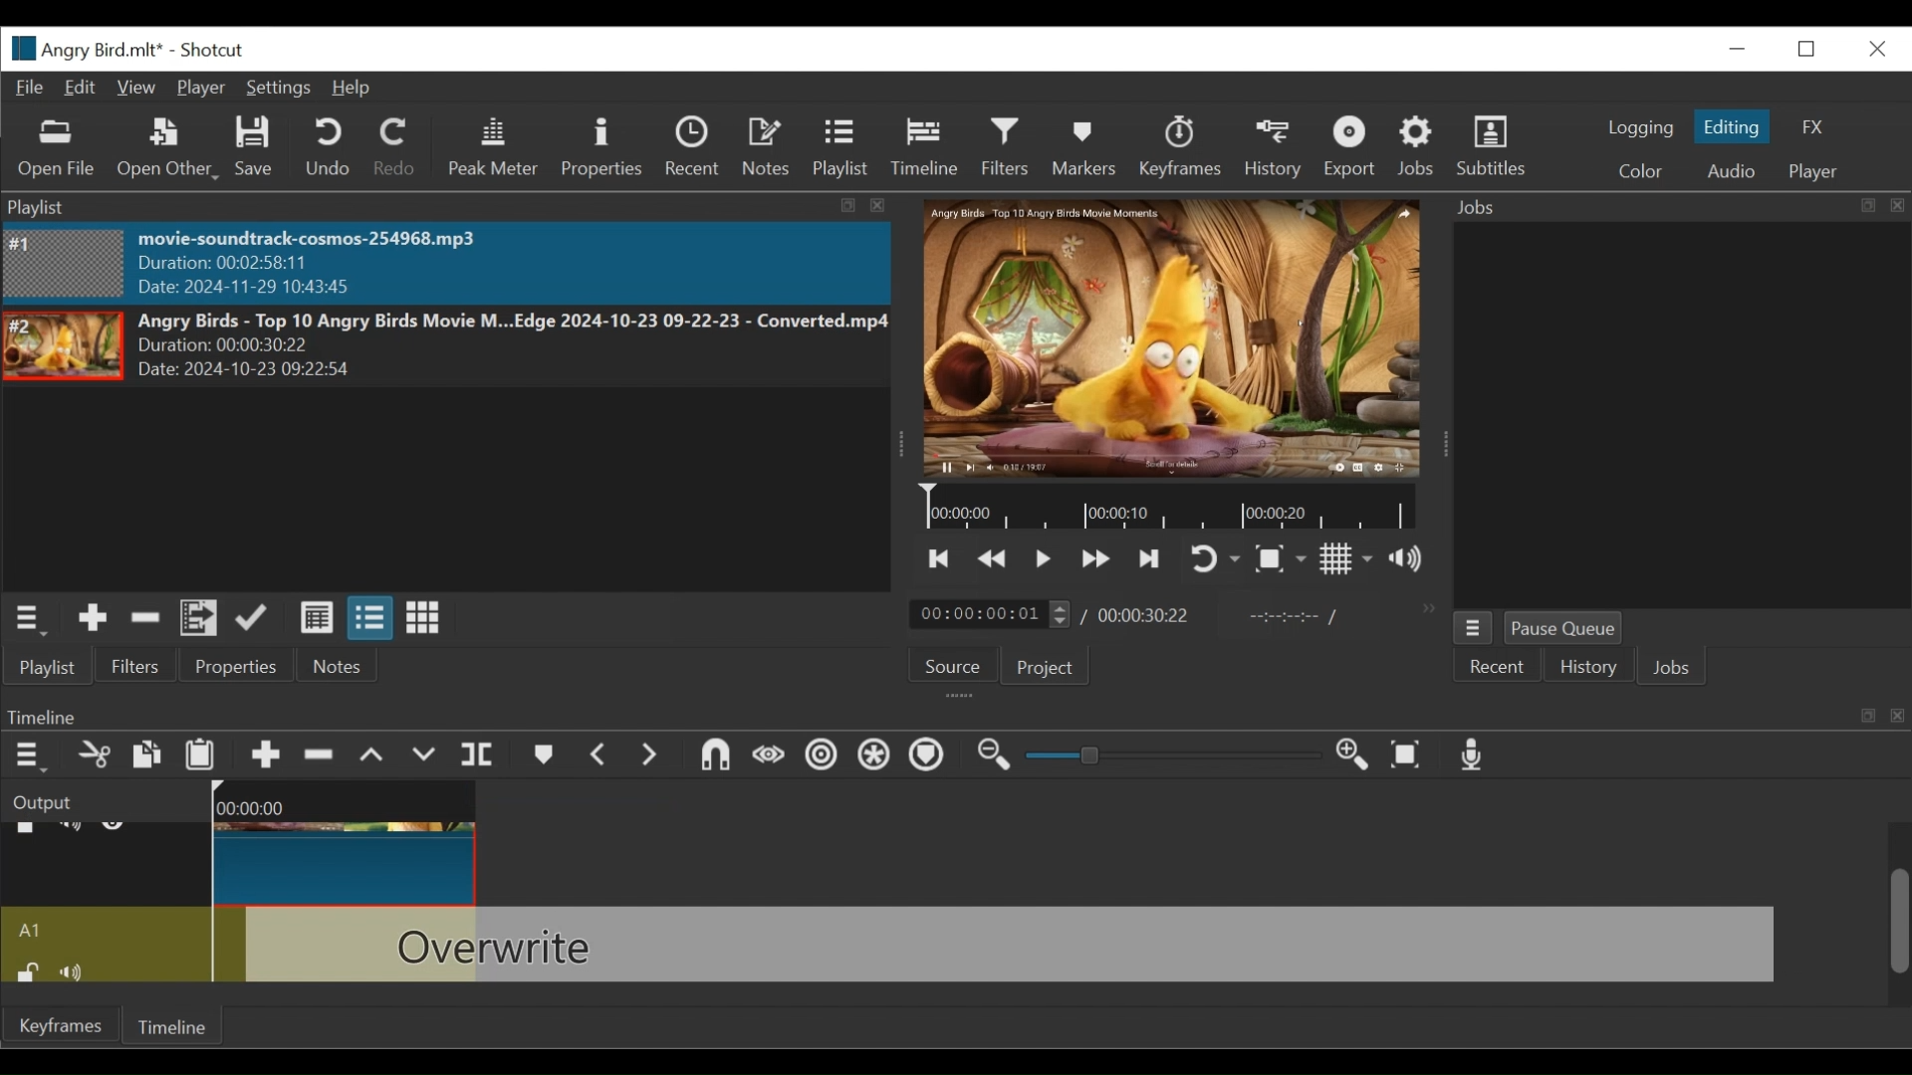 This screenshot has width=1912, height=1075. Describe the element at coordinates (1815, 173) in the screenshot. I see `Player` at that location.